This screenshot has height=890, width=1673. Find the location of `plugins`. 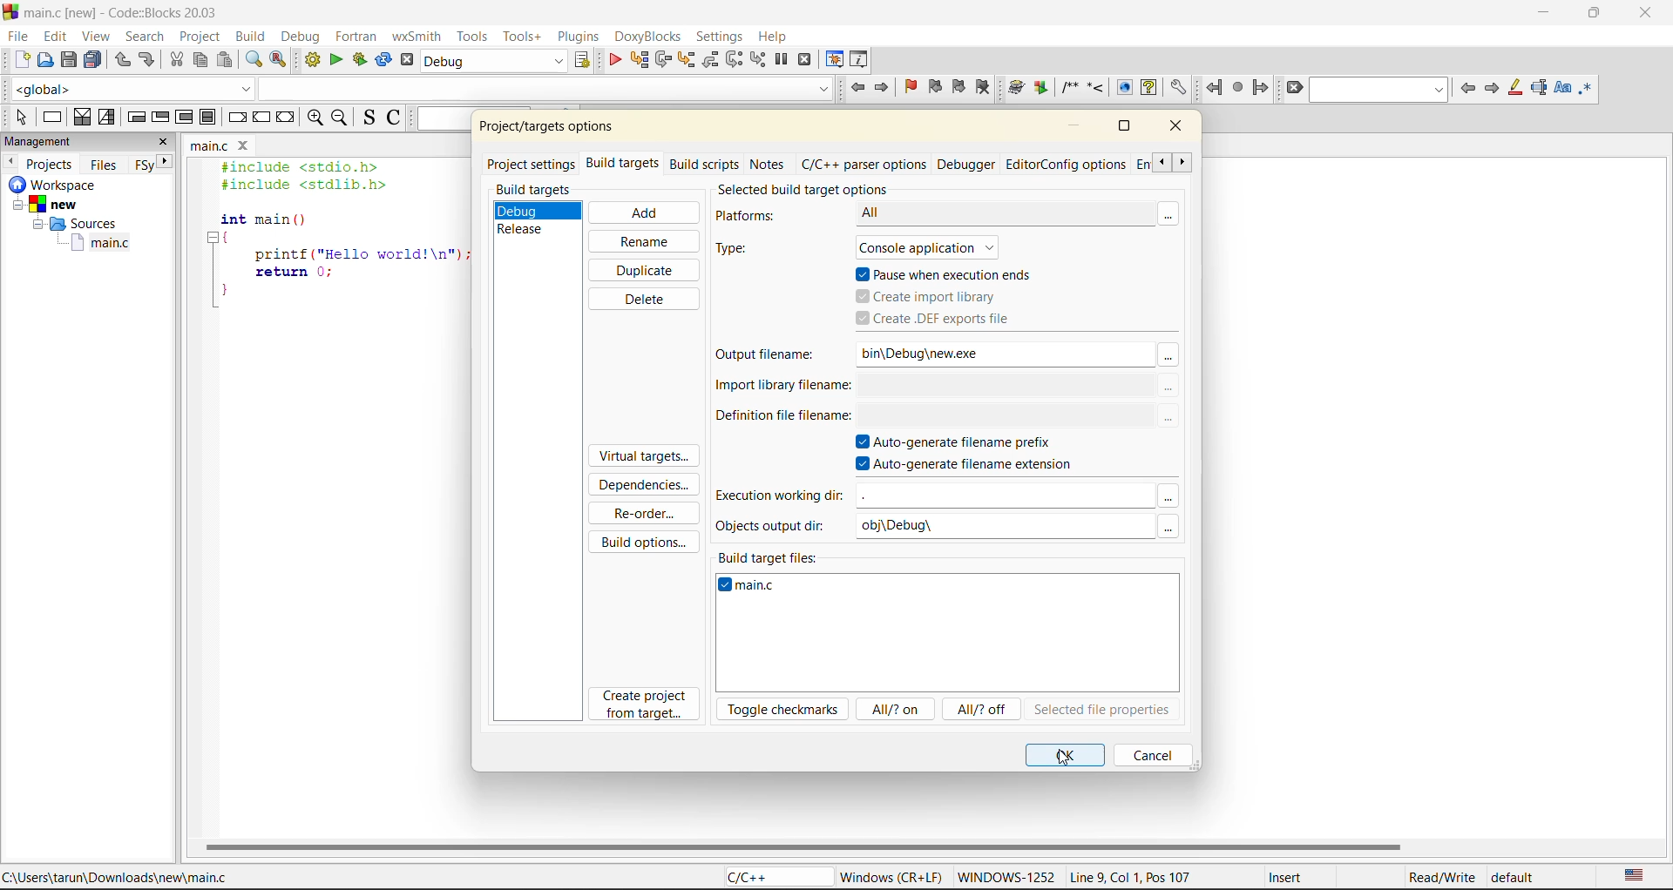

plugins is located at coordinates (578, 38).